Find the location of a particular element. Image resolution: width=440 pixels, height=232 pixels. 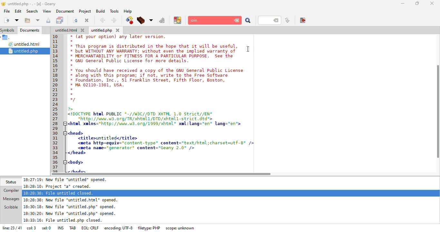

24 is located at coordinates (56, 105).